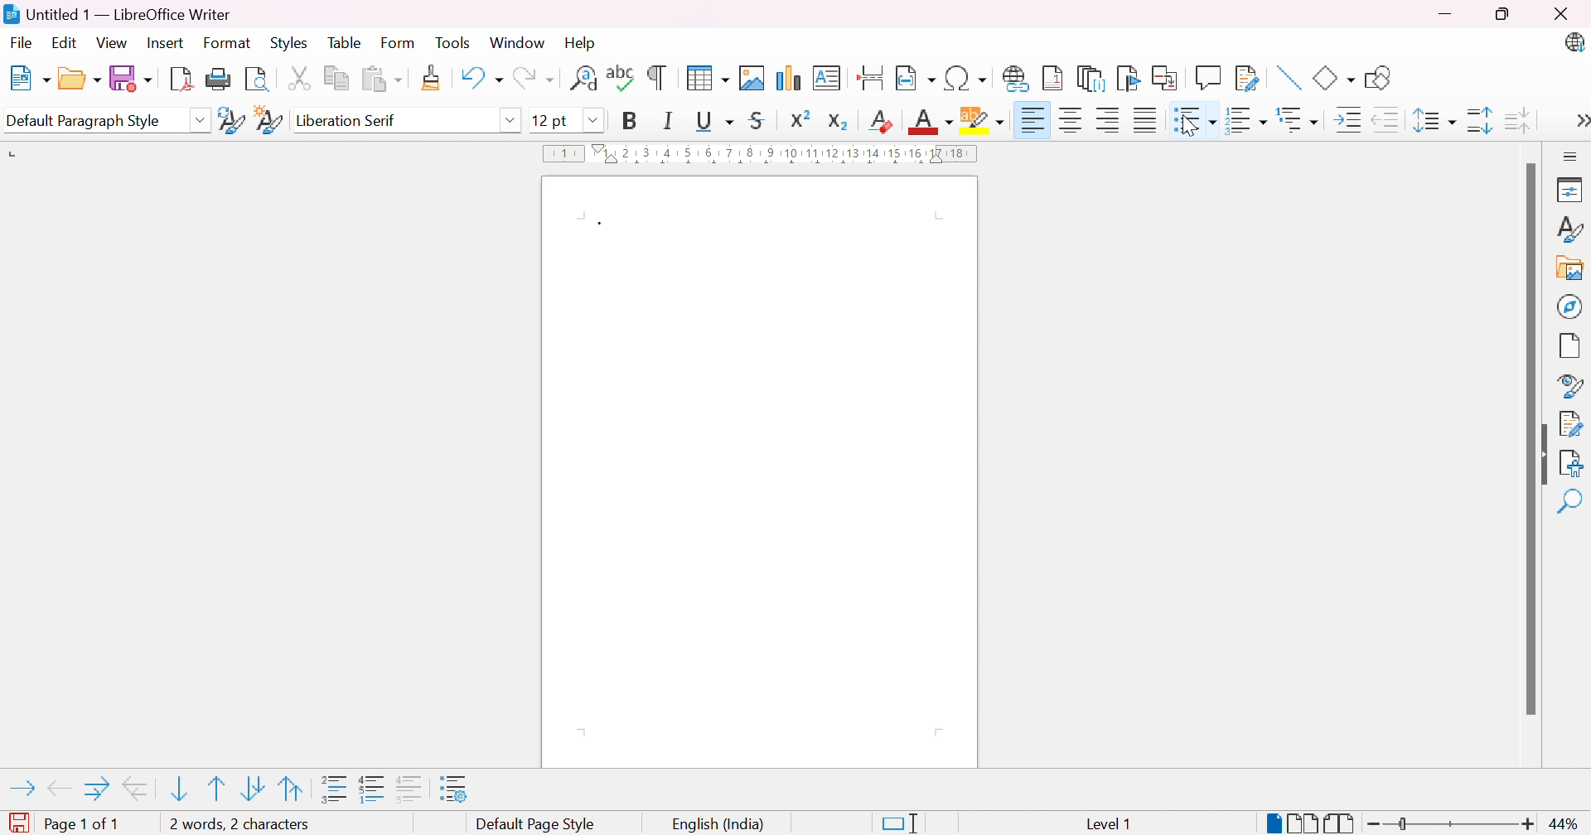  I want to click on Toggle restart numbering, so click(372, 790).